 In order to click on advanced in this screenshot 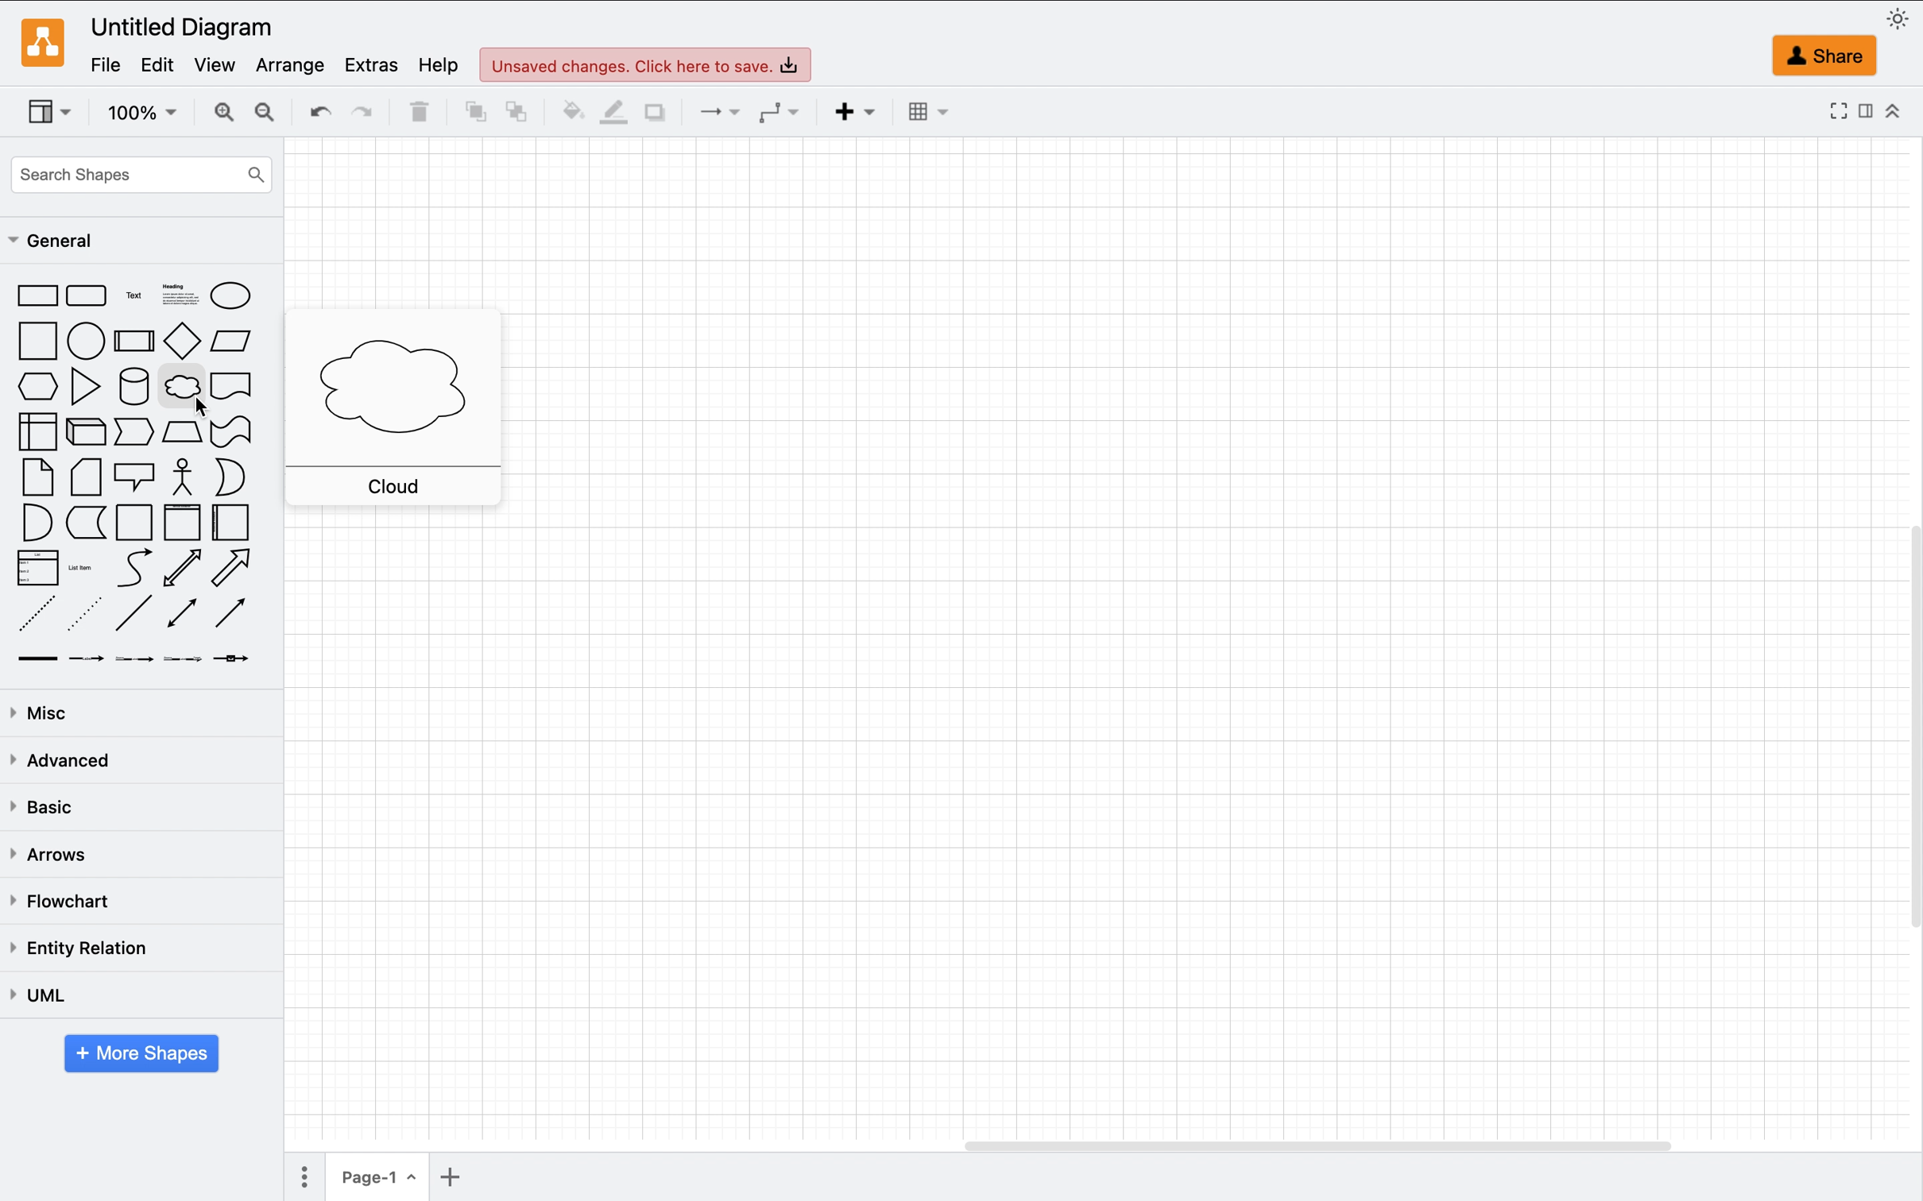, I will do `click(67, 759)`.